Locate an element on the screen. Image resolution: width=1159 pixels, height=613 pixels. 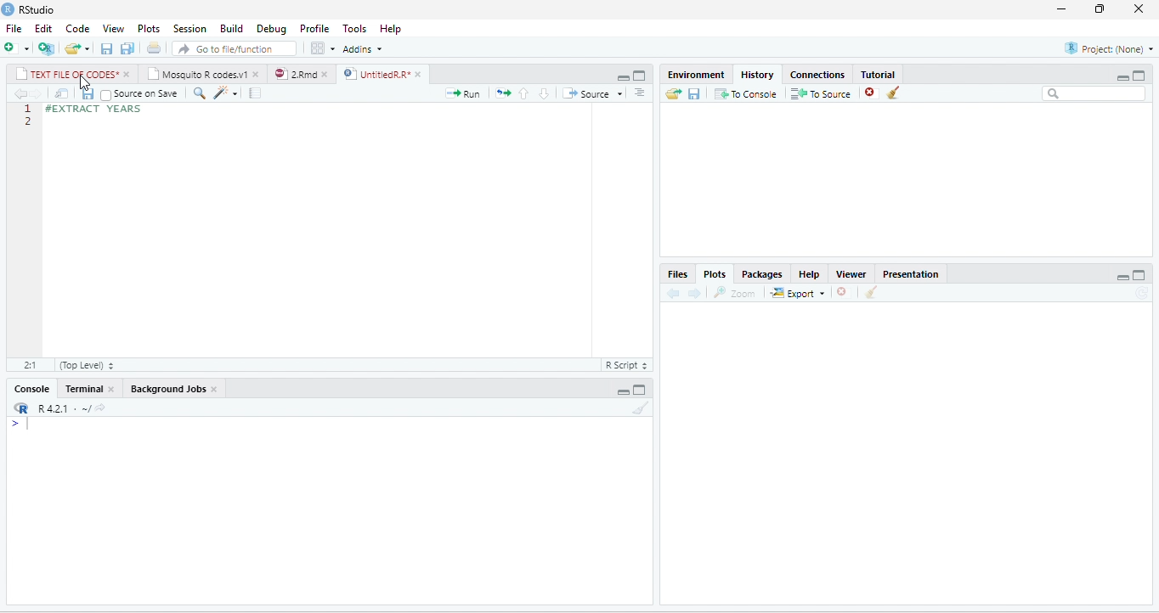
resize is located at coordinates (1100, 9).